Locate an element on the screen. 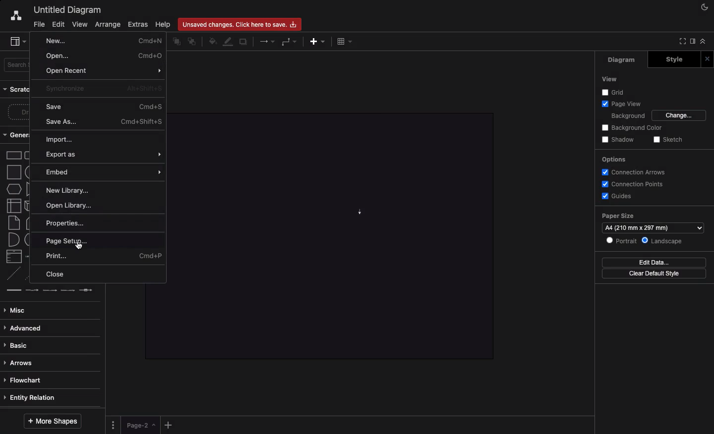 This screenshot has width=714, height=434. Sketch is located at coordinates (667, 140).